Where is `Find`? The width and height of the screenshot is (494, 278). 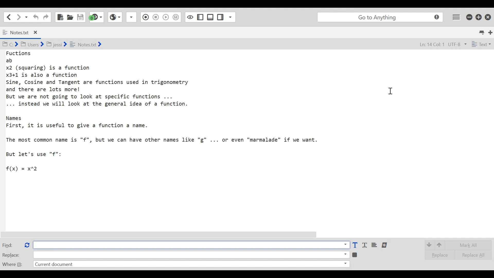 Find is located at coordinates (11, 245).